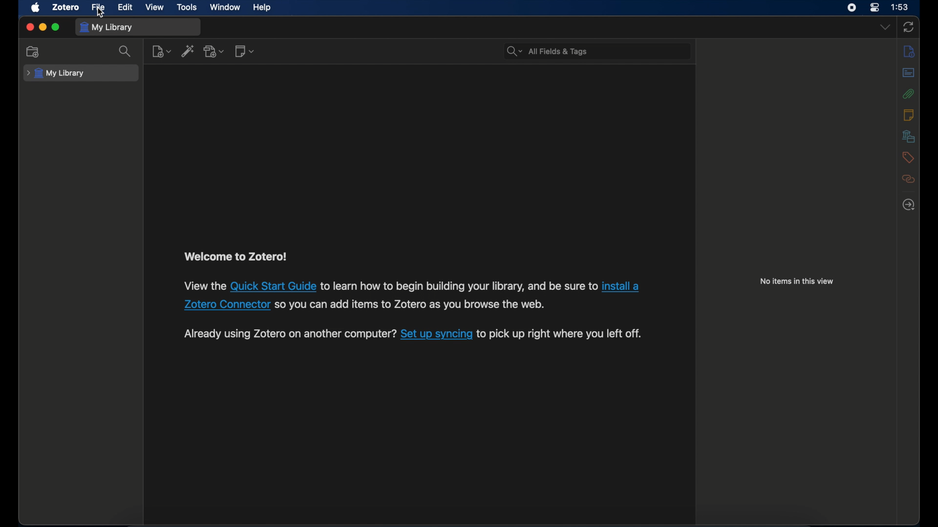 This screenshot has width=938, height=527. Describe the element at coordinates (214, 51) in the screenshot. I see `add attachment` at that location.